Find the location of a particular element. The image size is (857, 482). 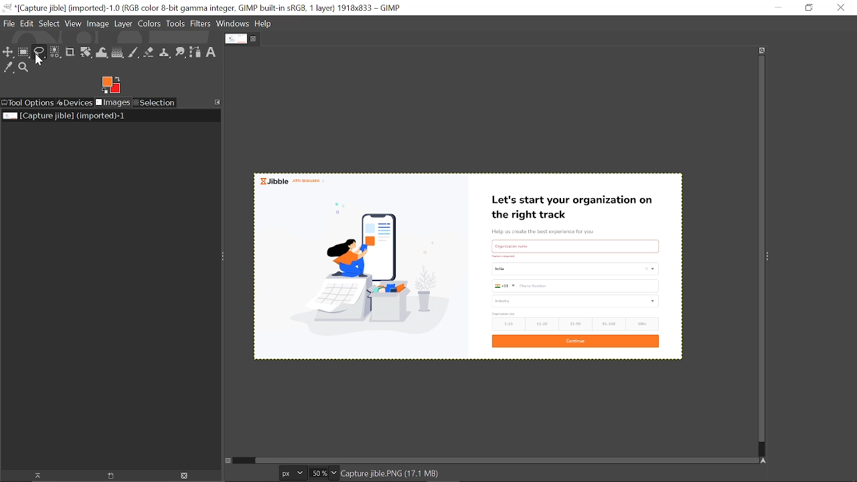

Help is located at coordinates (264, 24).